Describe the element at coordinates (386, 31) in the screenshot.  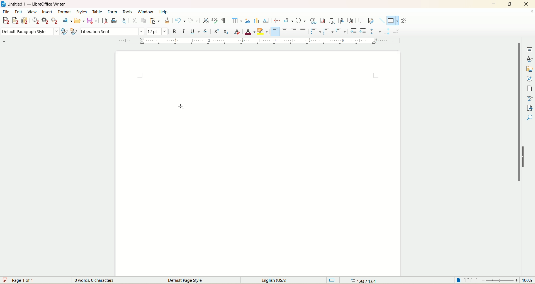
I see `increase paragraph spacing` at that location.